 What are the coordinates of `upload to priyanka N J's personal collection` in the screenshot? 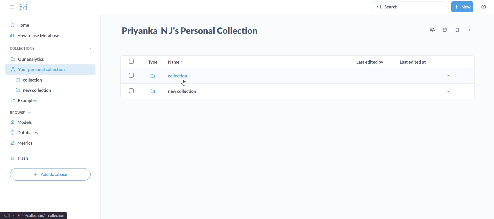 It's located at (432, 29).